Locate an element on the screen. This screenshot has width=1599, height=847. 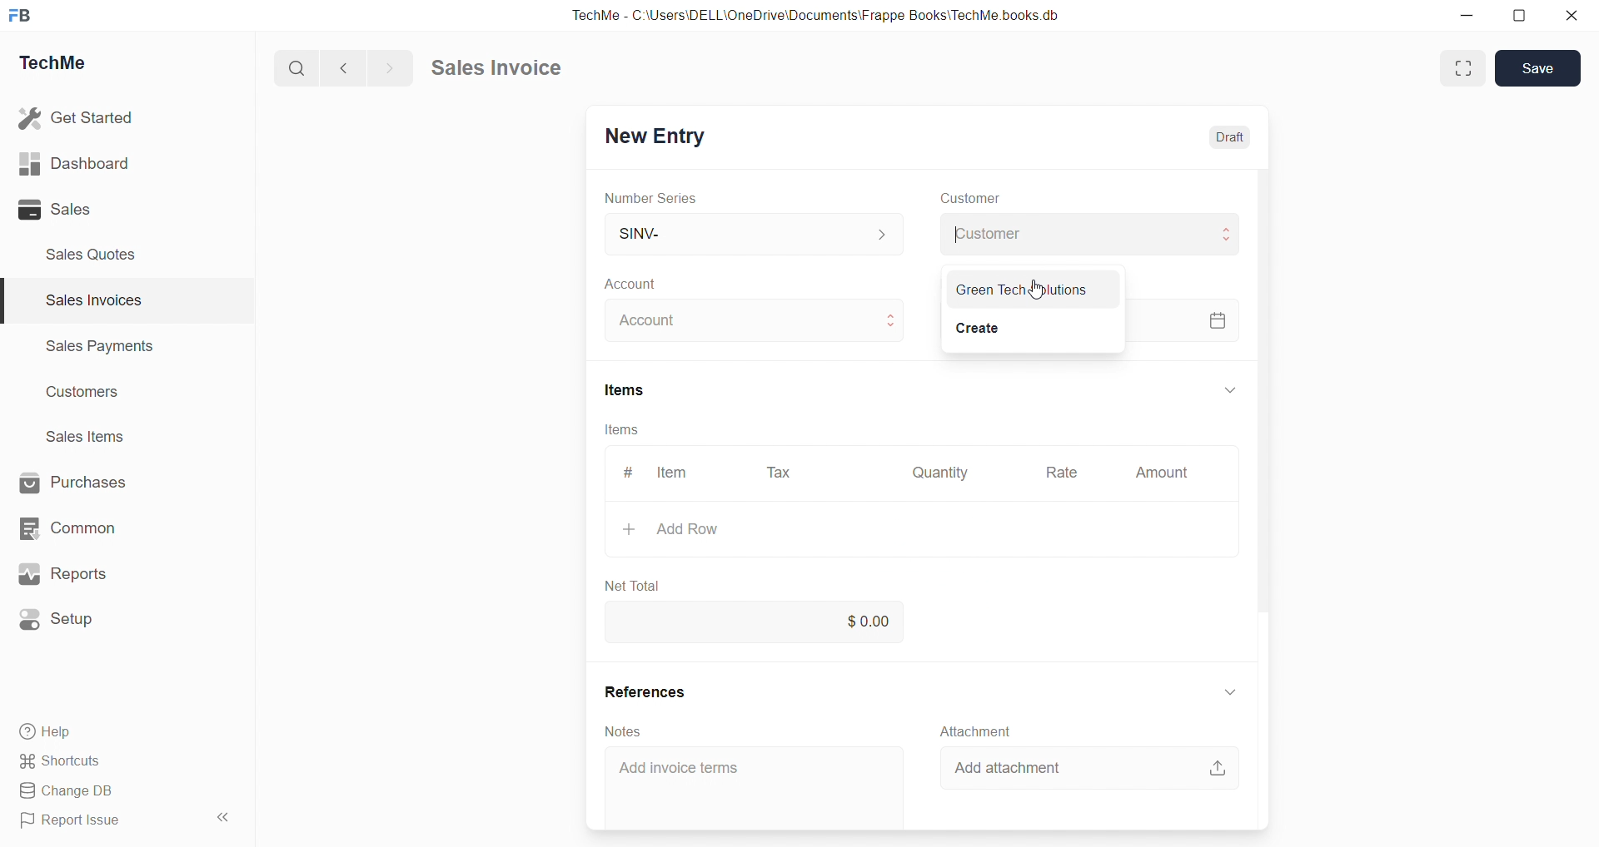
Rate is located at coordinates (1064, 472).